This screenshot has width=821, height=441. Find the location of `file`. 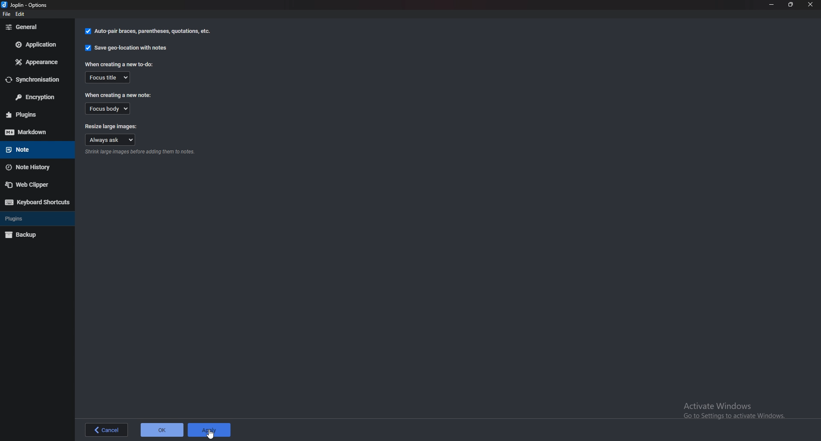

file is located at coordinates (7, 15).